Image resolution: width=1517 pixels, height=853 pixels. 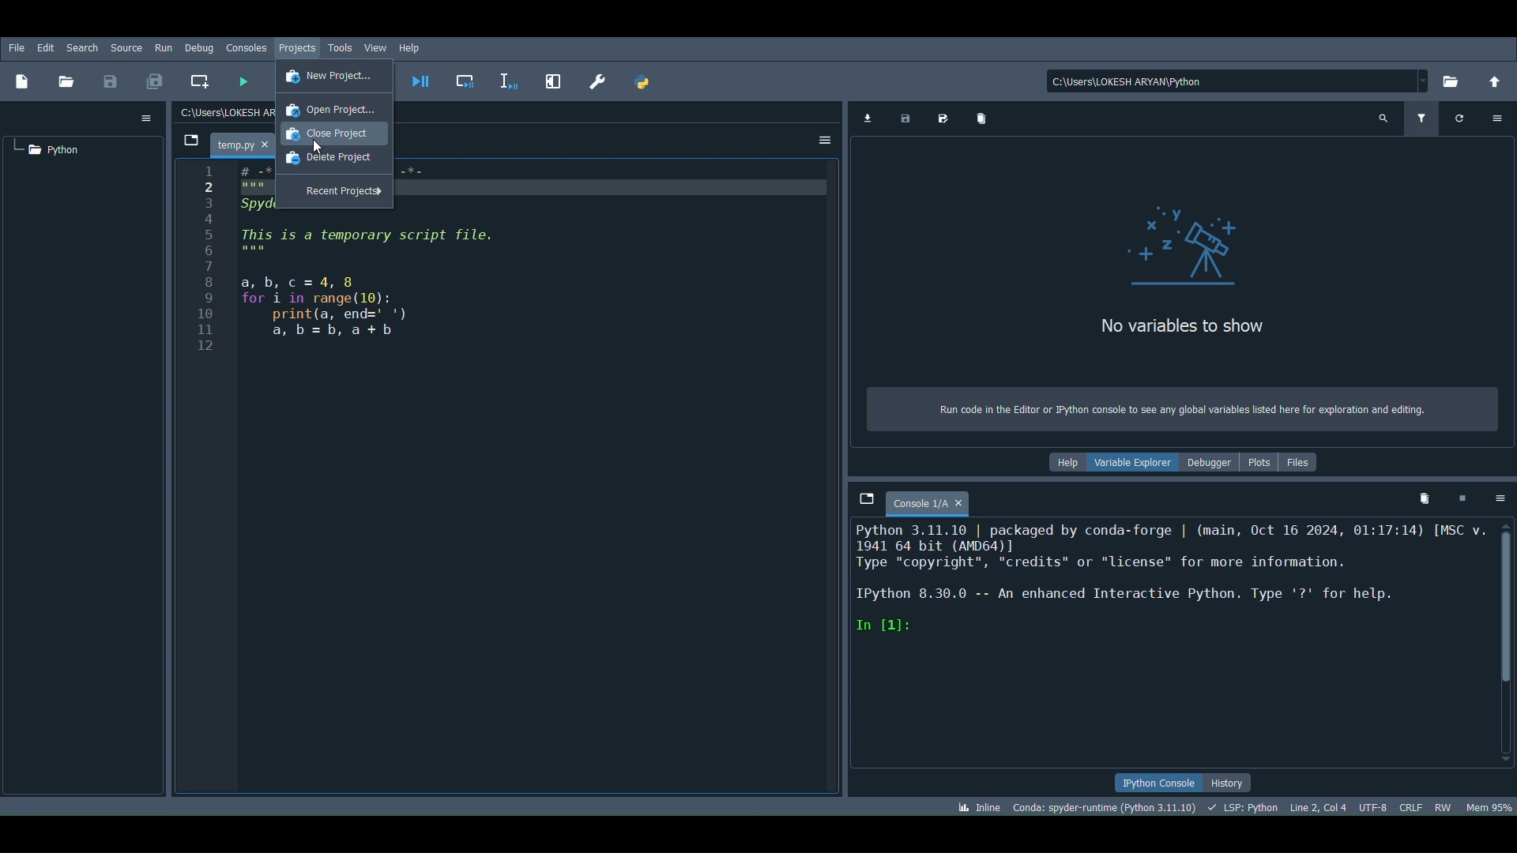 I want to click on File location, so click(x=1240, y=81).